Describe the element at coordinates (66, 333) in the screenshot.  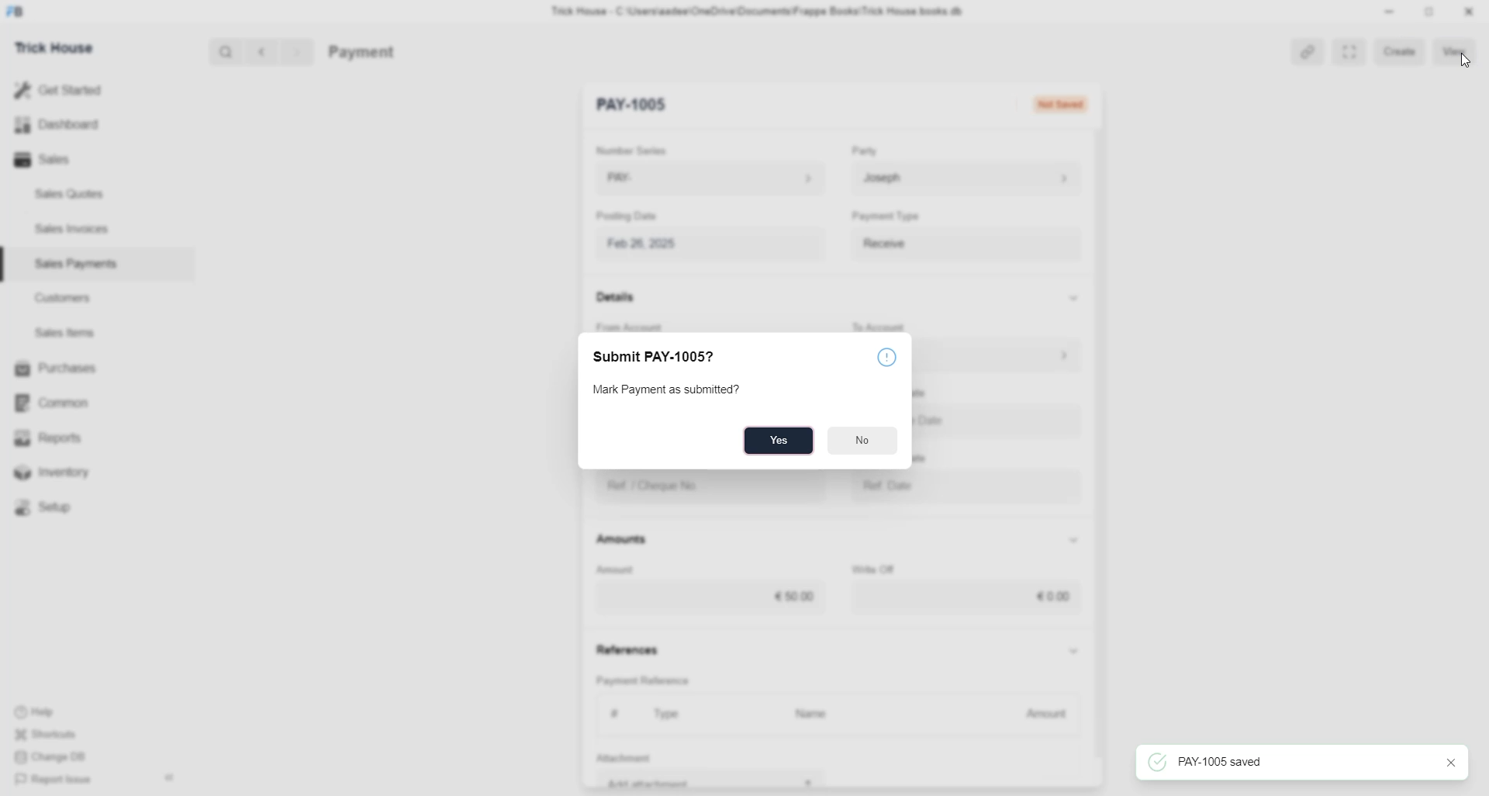
I see `Sales Items` at that location.